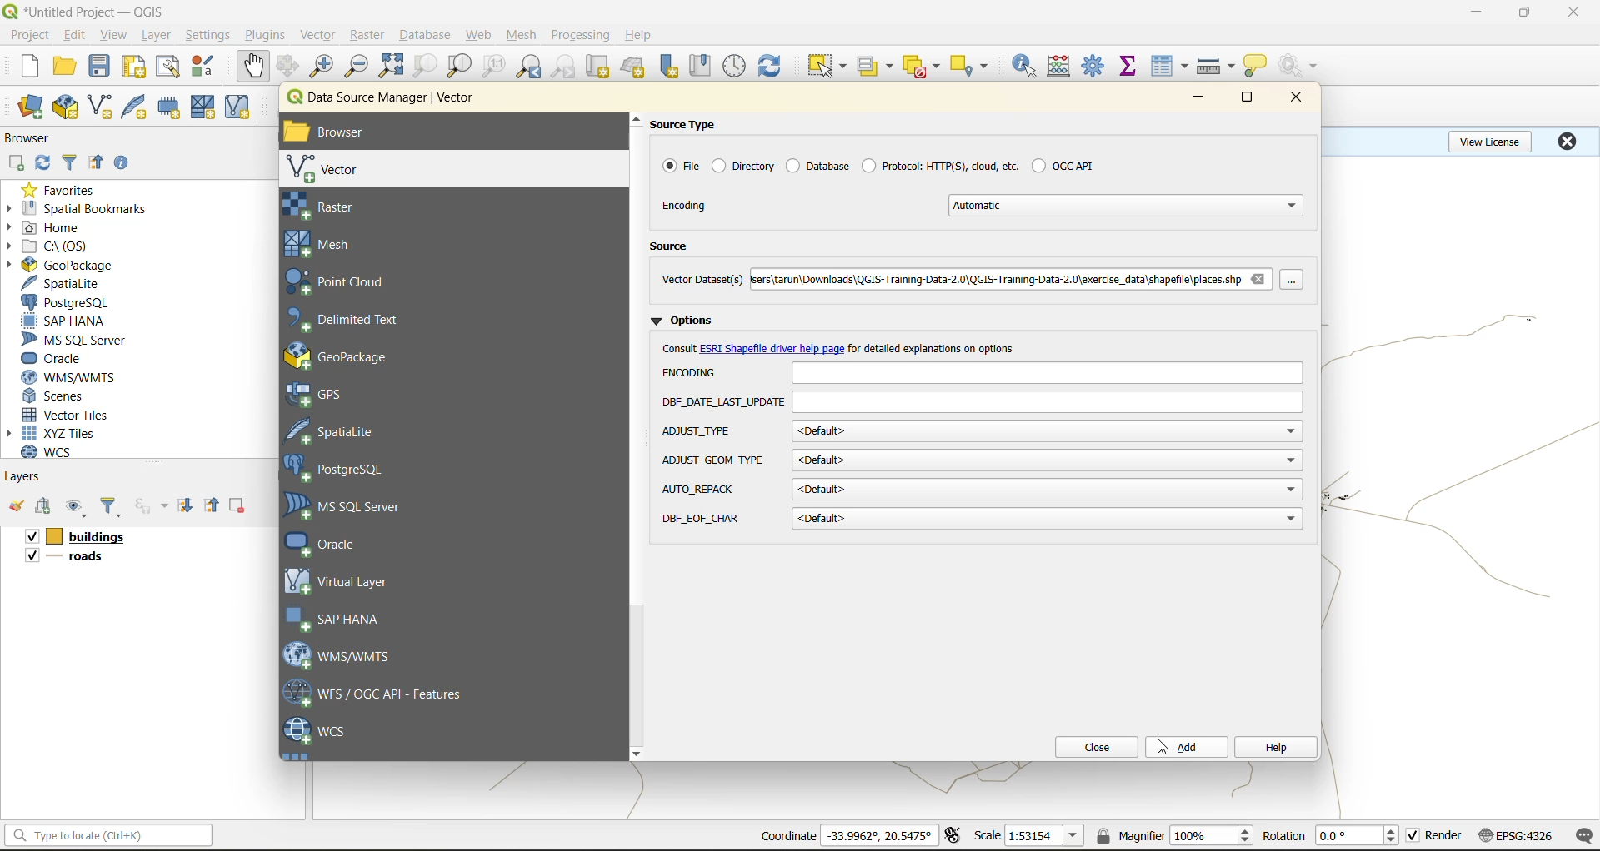 The width and height of the screenshot is (1600, 851). Describe the element at coordinates (423, 67) in the screenshot. I see `zoom selection` at that location.